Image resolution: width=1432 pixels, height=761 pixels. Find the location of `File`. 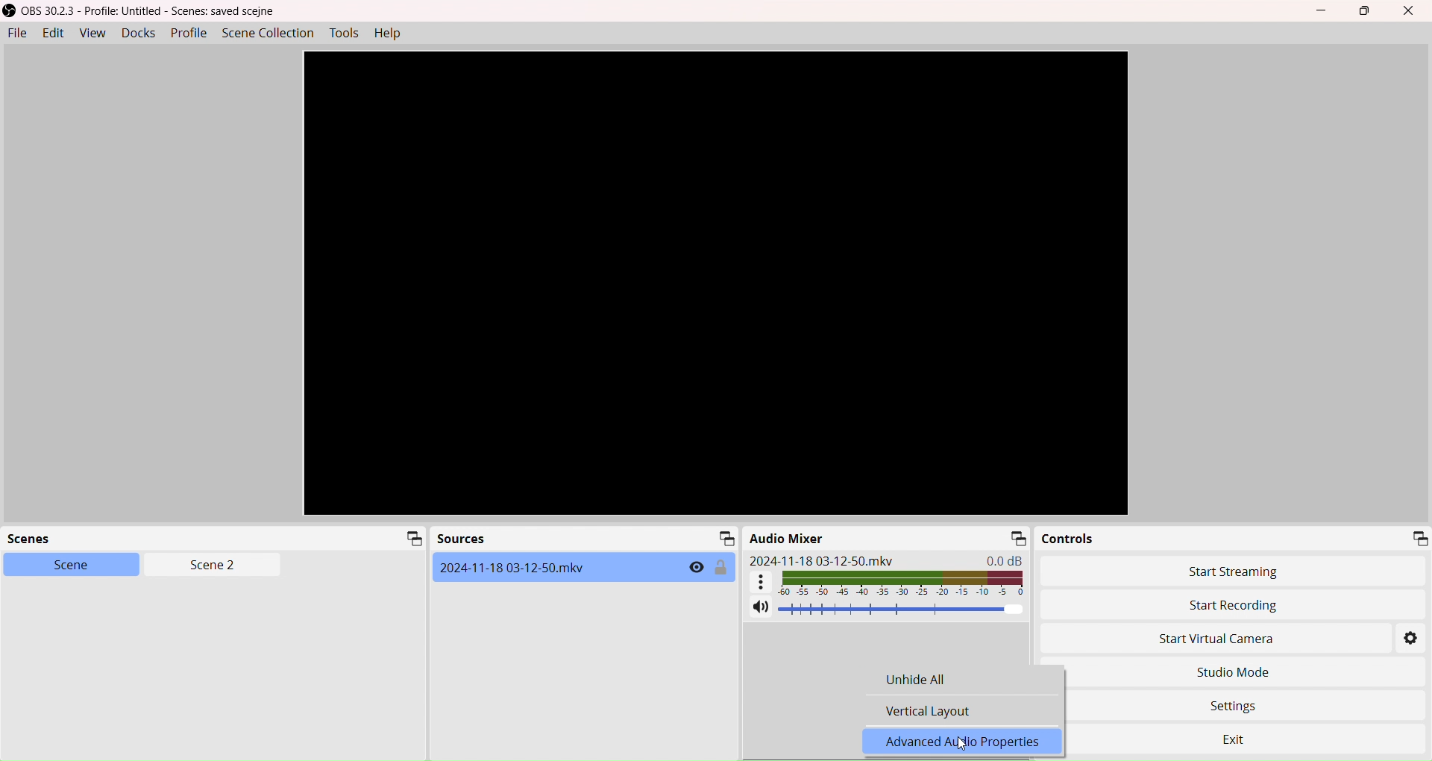

File is located at coordinates (16, 34).